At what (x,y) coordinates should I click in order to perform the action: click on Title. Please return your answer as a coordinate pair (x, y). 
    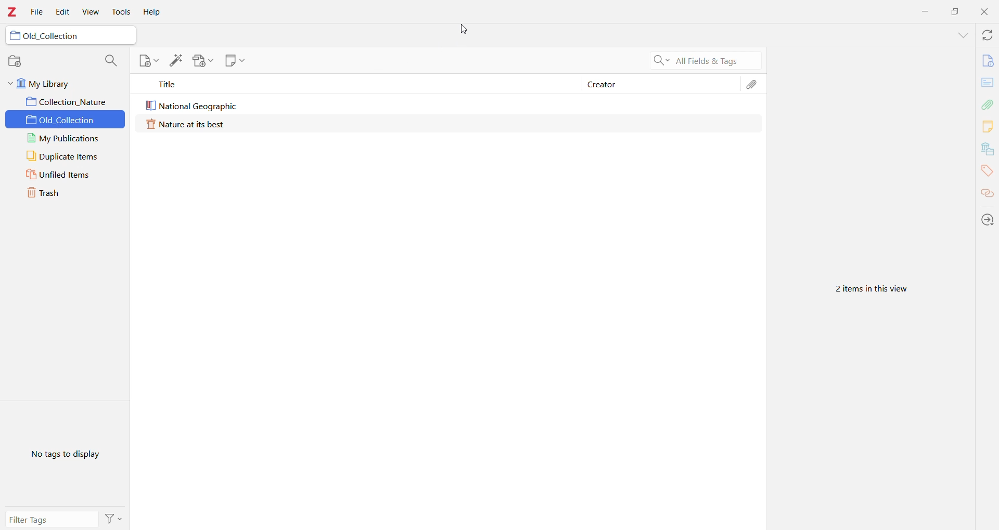
    Looking at the image, I should click on (356, 84).